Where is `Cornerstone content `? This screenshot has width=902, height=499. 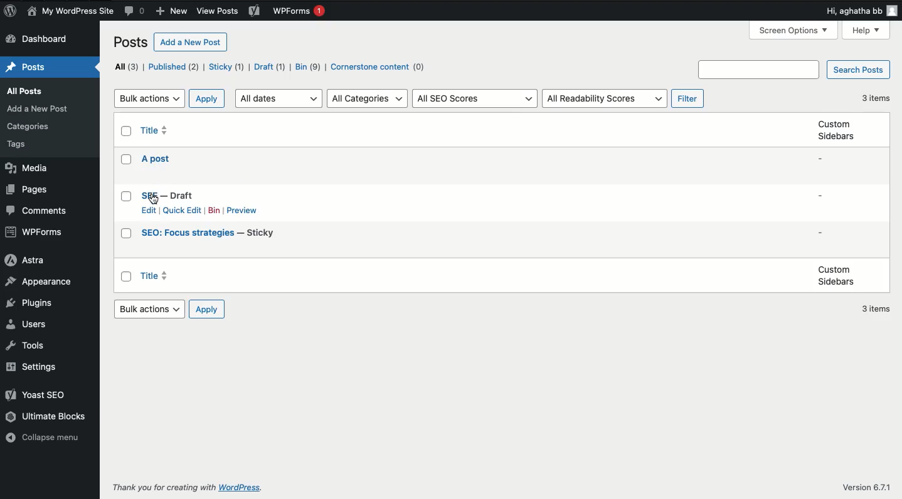
Cornerstone content  is located at coordinates (381, 66).